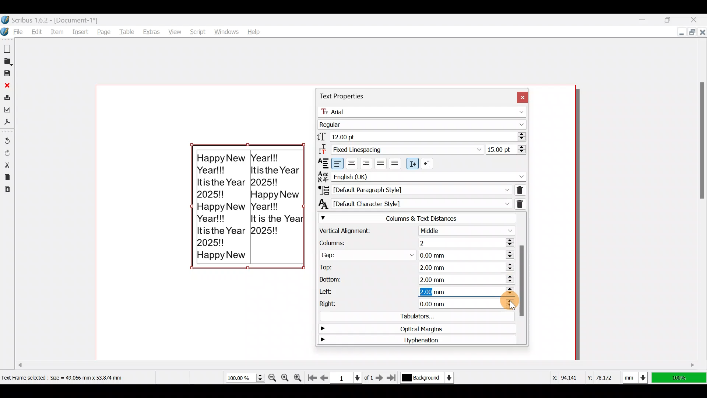 This screenshot has width=707, height=398. I want to click on Close, so click(522, 96).